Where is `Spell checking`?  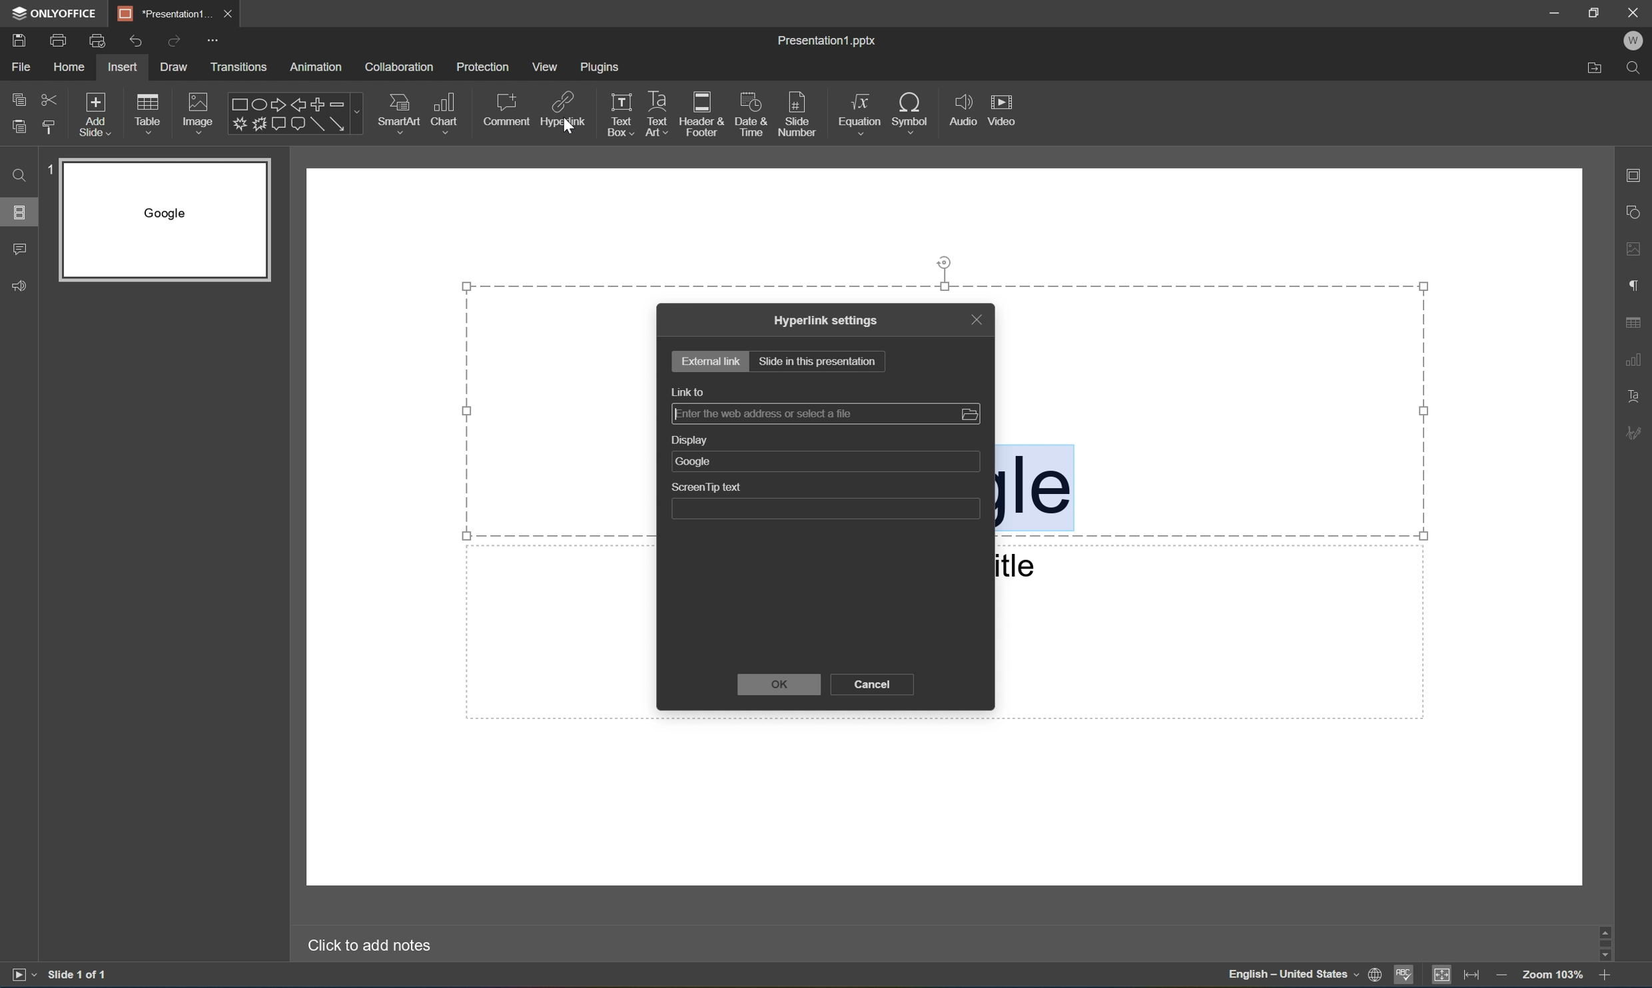 Spell checking is located at coordinates (1405, 976).